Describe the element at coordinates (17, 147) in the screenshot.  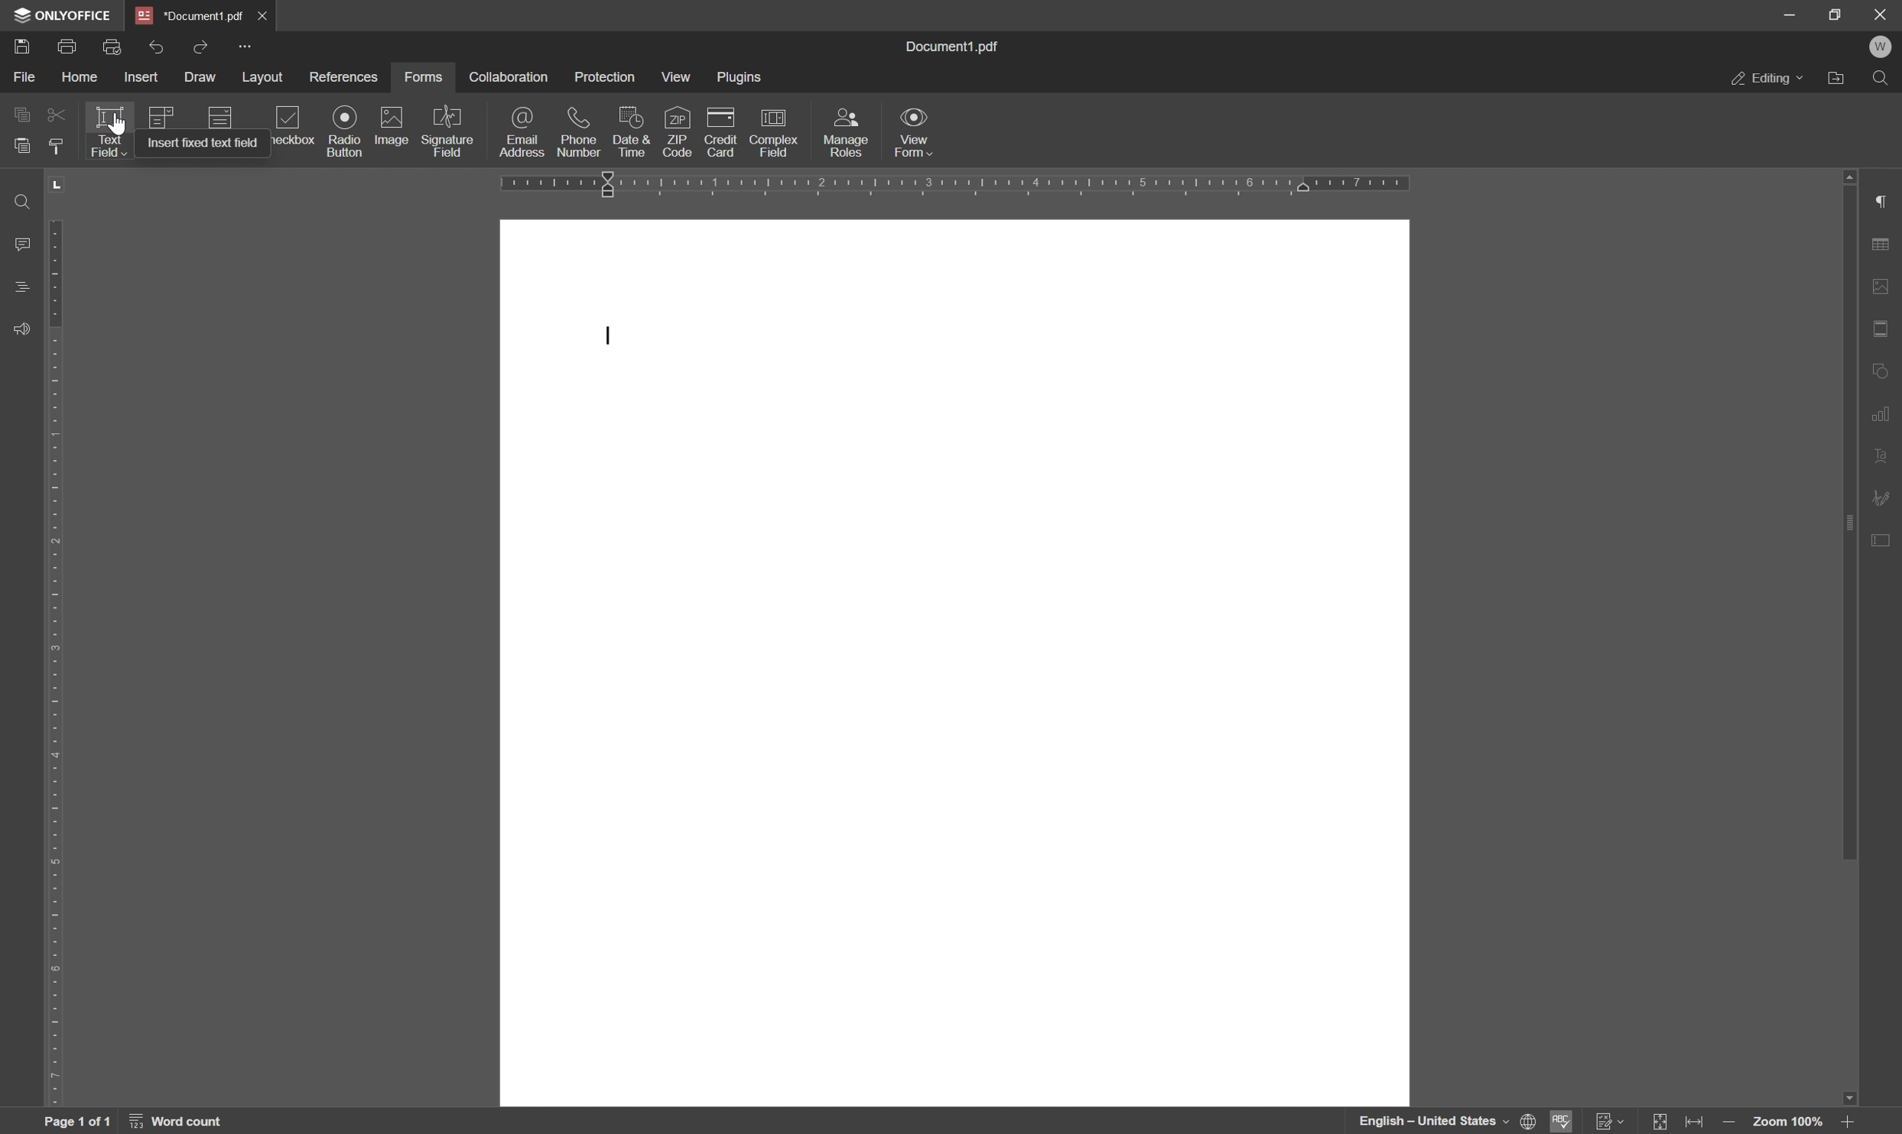
I see `paste` at that location.